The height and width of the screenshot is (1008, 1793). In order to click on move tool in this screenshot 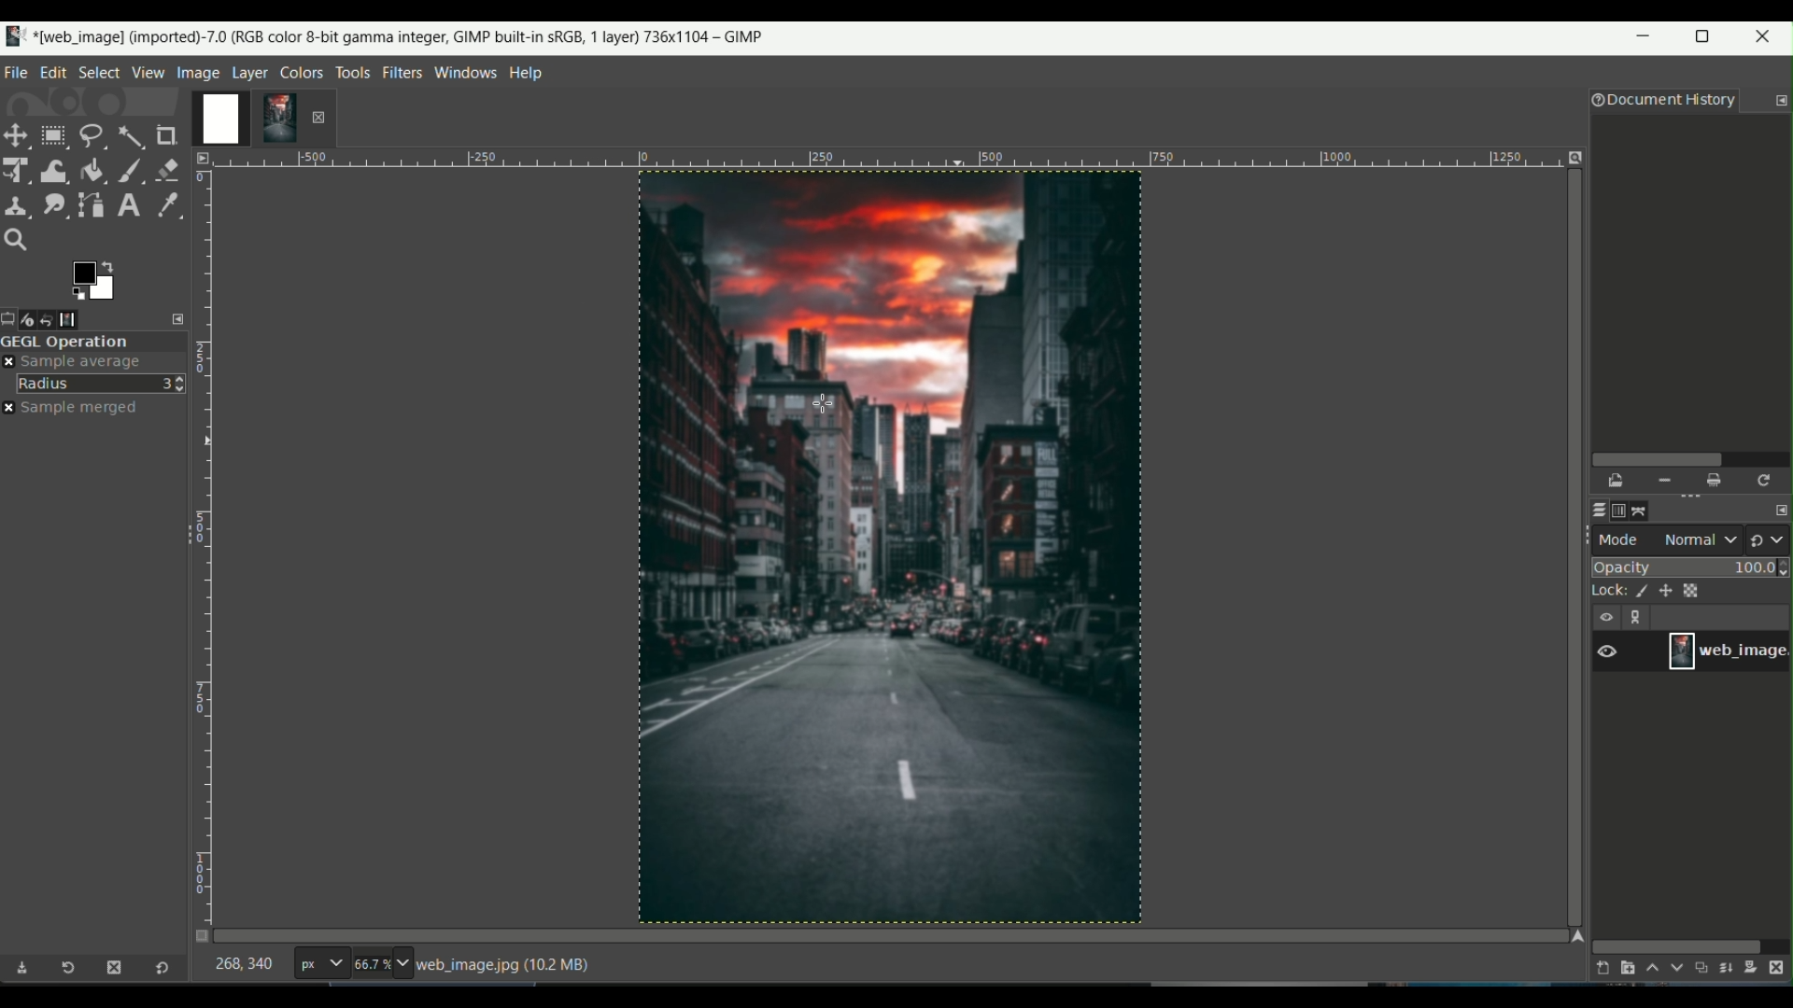, I will do `click(17, 135)`.